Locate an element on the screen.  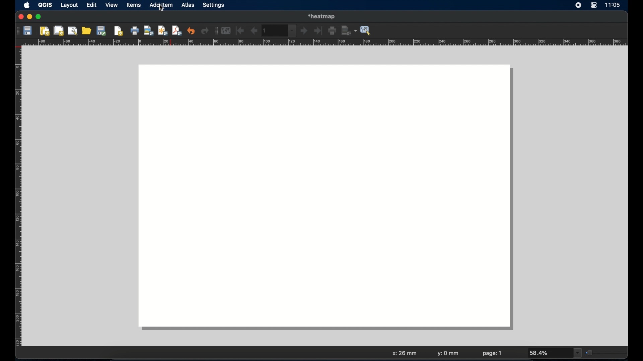
atlas is located at coordinates (189, 6).